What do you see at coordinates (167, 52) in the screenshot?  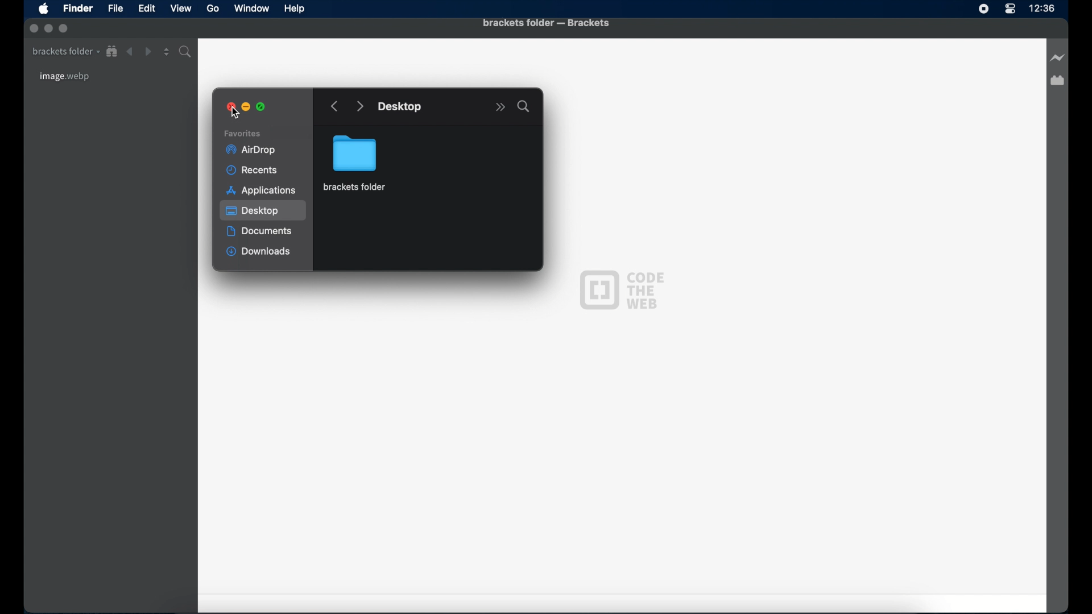 I see `split editor vertical or horizontal` at bounding box center [167, 52].